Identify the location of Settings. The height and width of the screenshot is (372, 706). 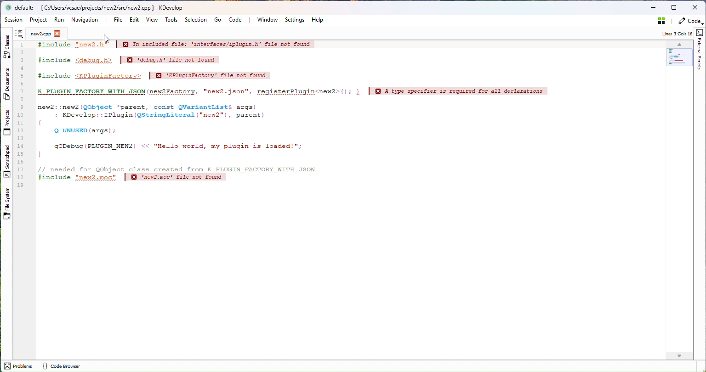
(295, 21).